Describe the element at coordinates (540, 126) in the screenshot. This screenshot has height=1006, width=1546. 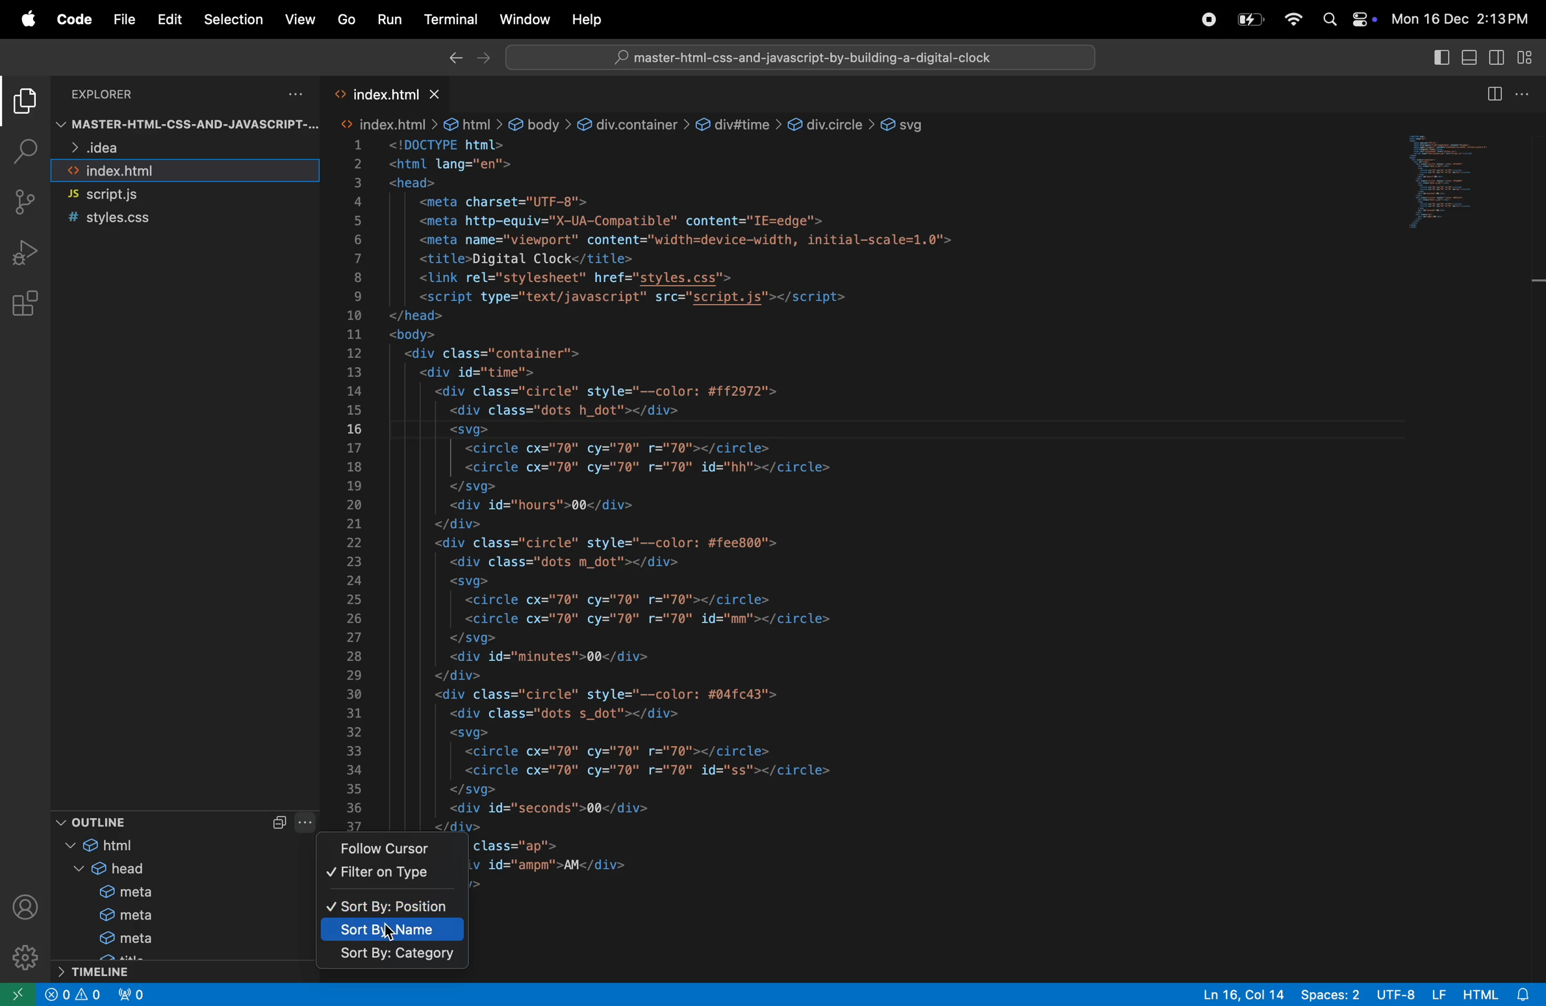
I see `body` at that location.